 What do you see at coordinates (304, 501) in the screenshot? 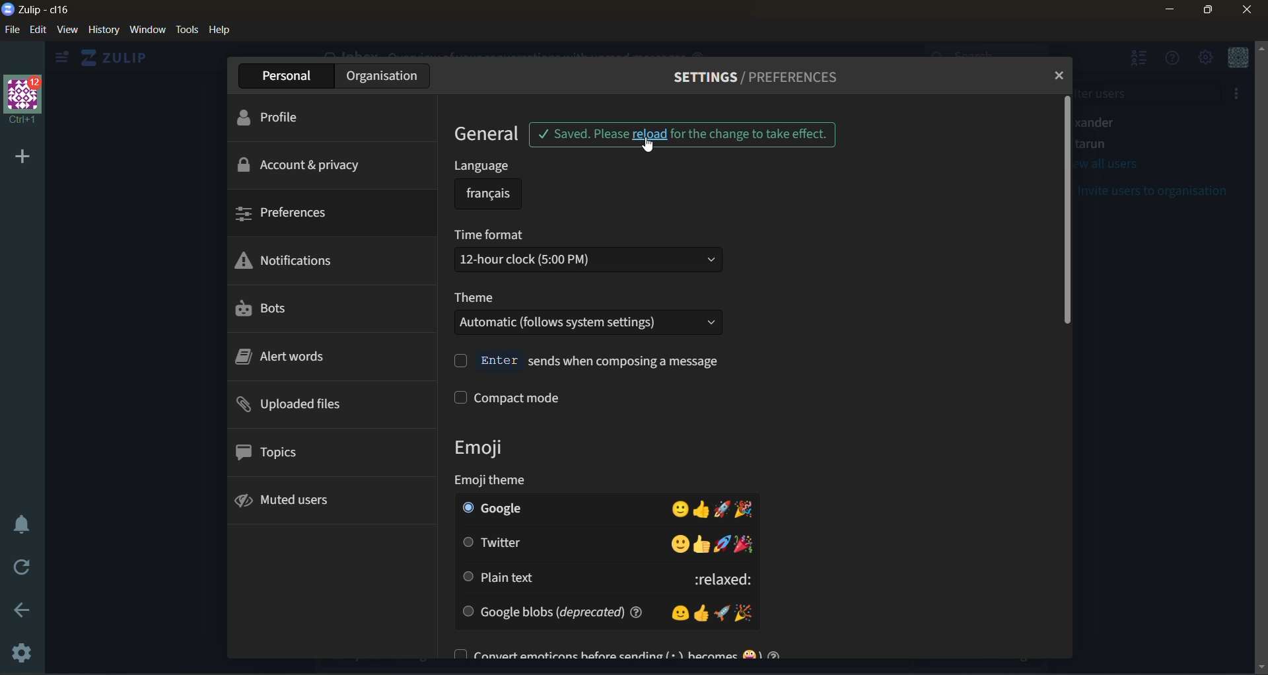
I see `muted users` at bounding box center [304, 501].